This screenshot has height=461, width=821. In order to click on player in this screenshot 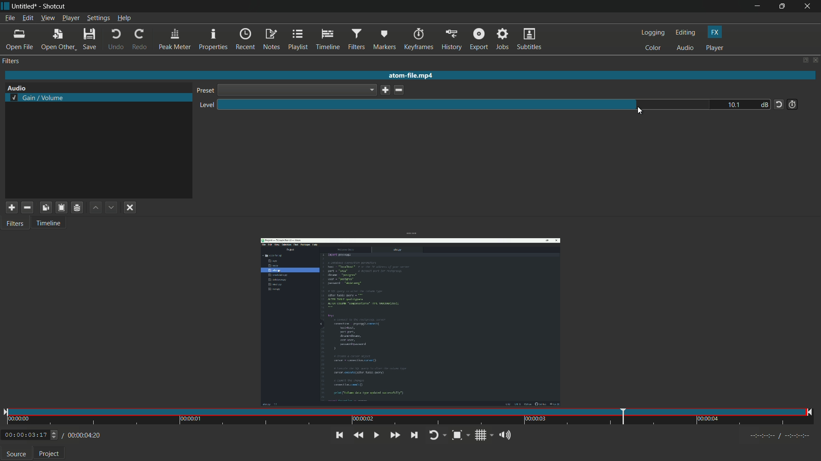, I will do `click(715, 48)`.